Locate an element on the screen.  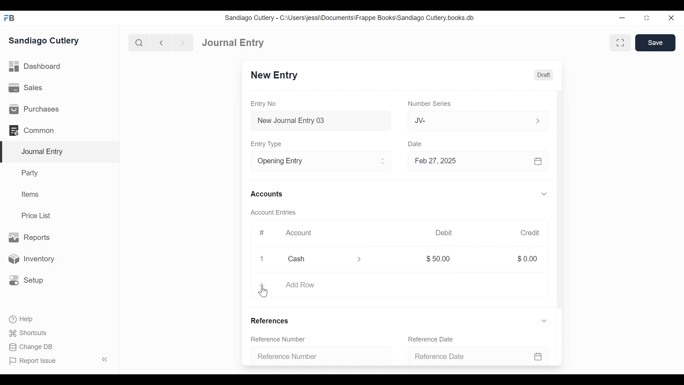
Expand is located at coordinates (545, 194).